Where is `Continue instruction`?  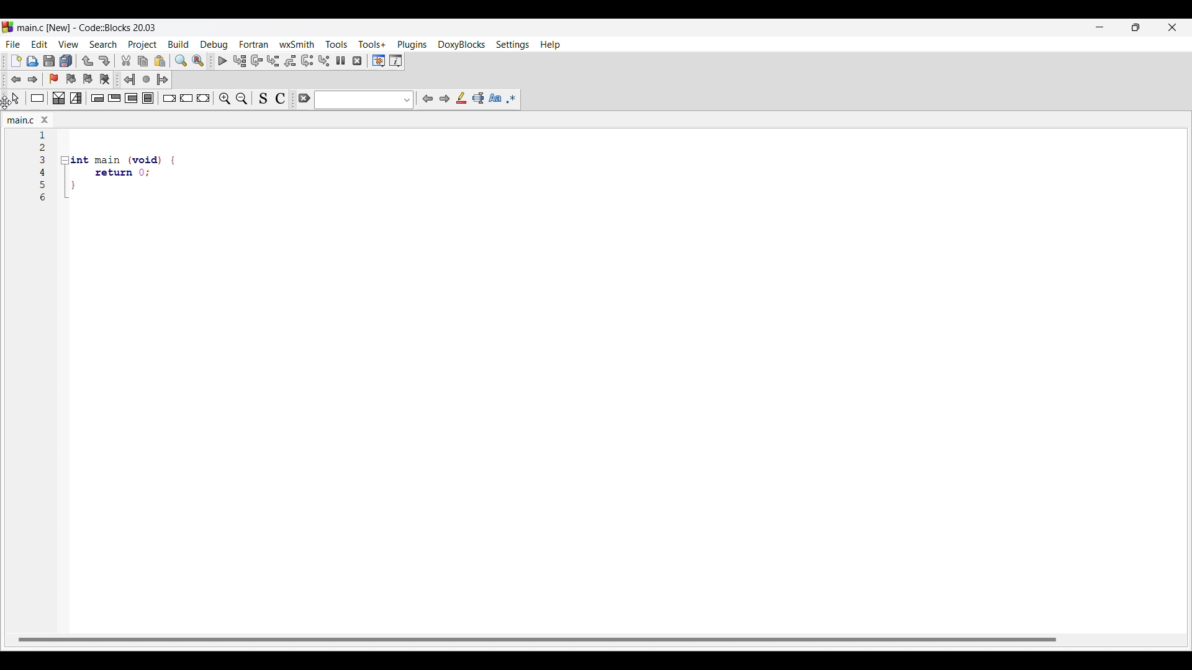
Continue instruction is located at coordinates (187, 98).